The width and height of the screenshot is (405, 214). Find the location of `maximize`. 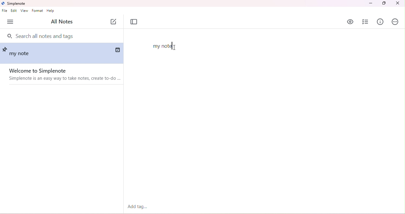

maximize is located at coordinates (384, 3).